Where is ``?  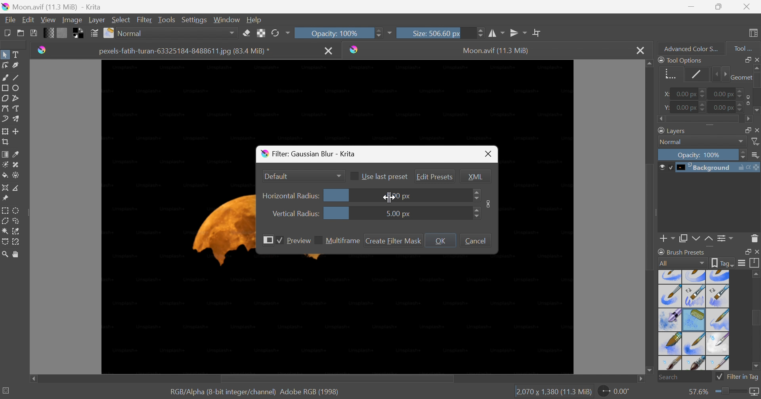
 is located at coordinates (6, 32).